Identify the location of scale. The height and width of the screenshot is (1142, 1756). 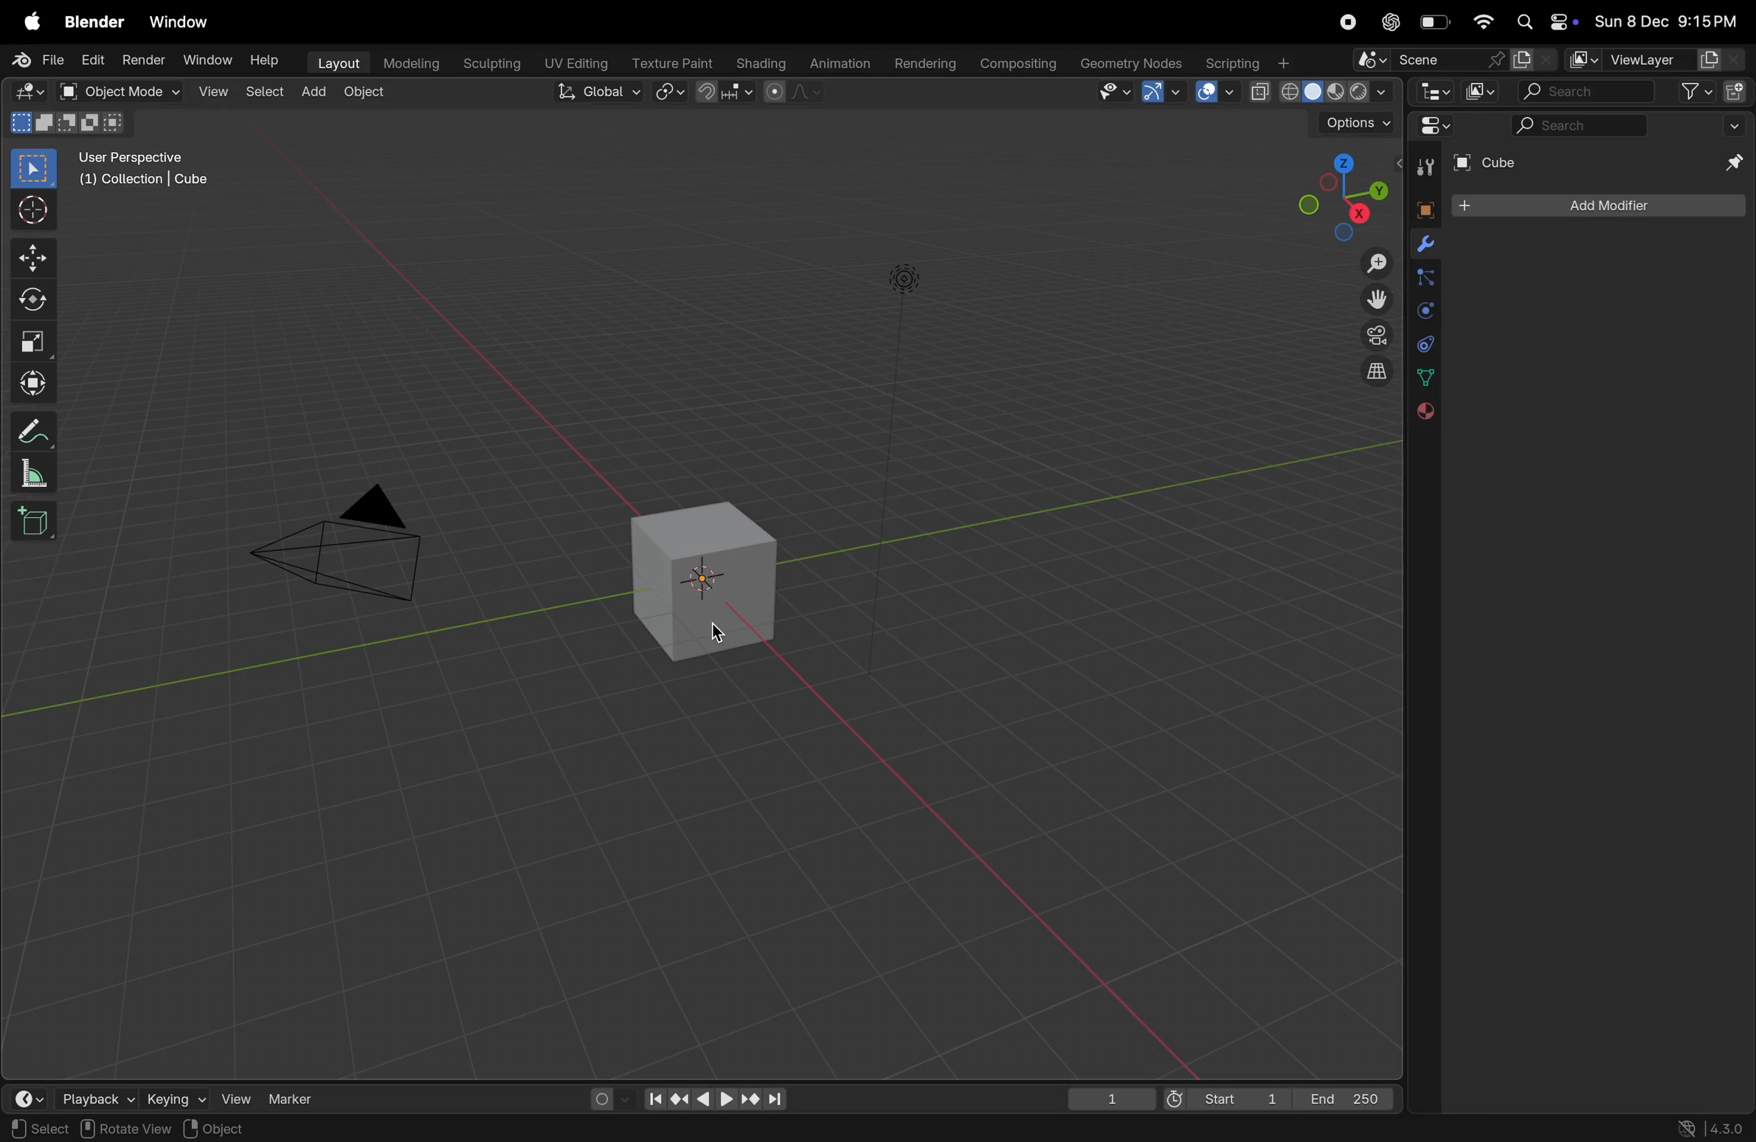
(33, 342).